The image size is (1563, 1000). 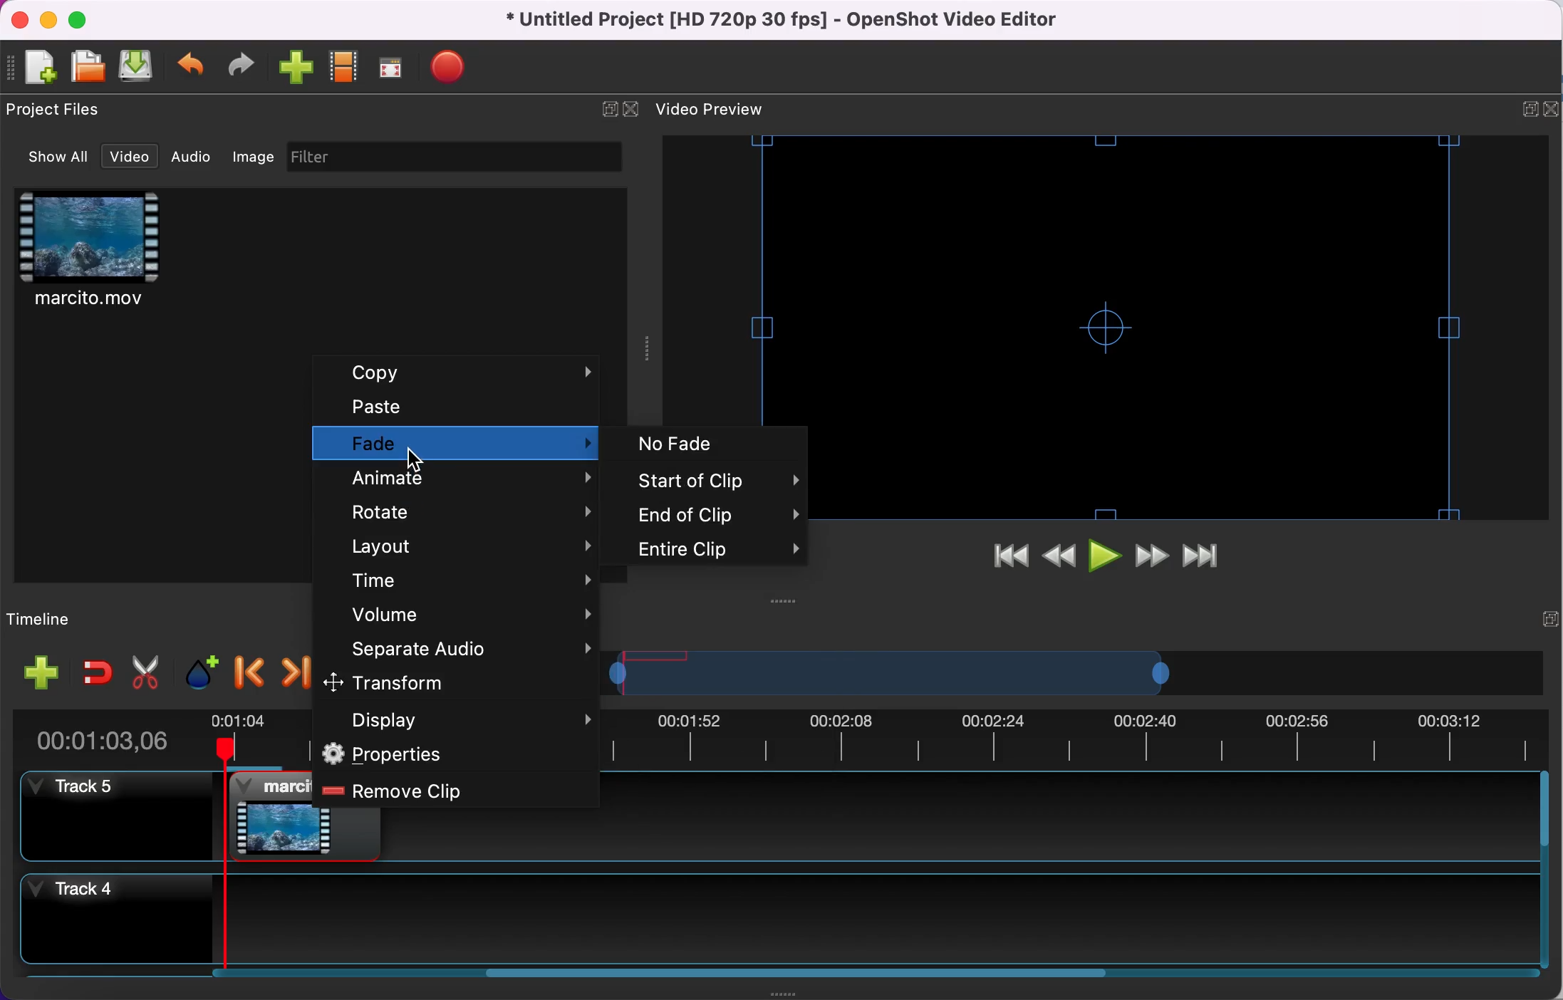 What do you see at coordinates (50, 156) in the screenshot?
I see `show all` at bounding box center [50, 156].